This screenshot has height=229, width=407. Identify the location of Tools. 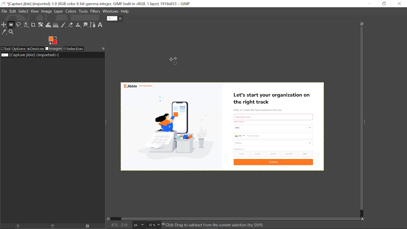
(84, 11).